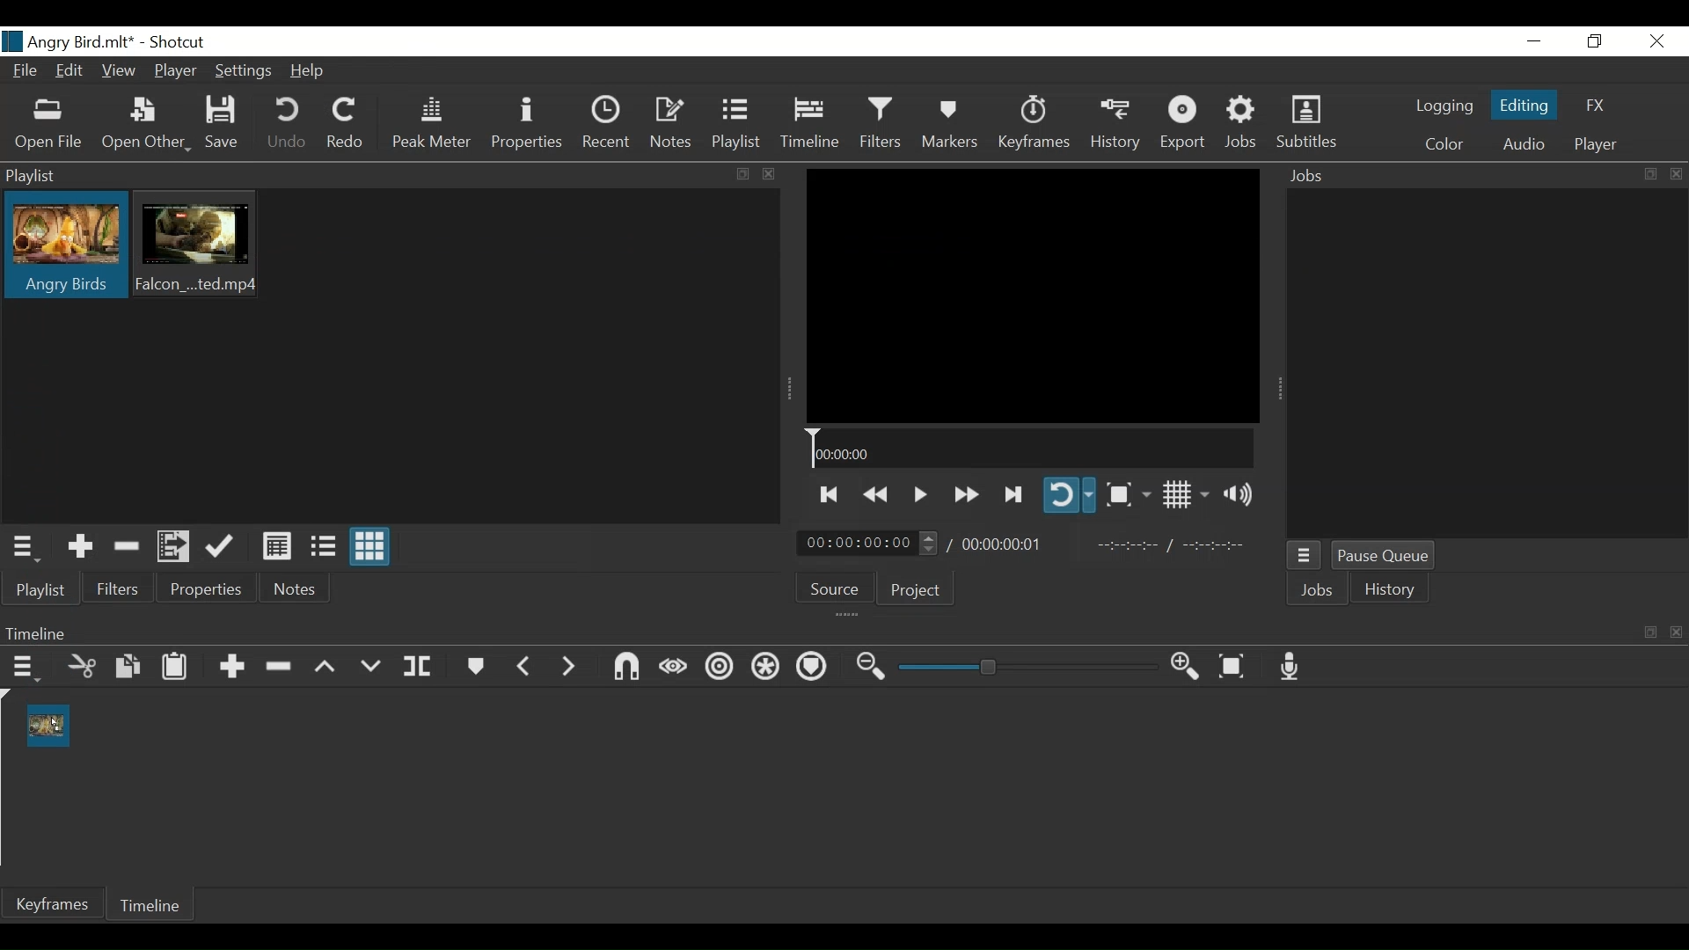  Describe the element at coordinates (674, 126) in the screenshot. I see `Notes` at that location.